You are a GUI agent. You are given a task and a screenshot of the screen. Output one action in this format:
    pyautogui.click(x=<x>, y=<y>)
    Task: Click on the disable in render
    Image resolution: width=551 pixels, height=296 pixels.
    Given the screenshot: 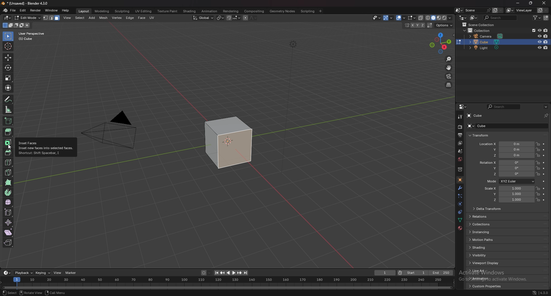 What is the action you would take?
    pyautogui.click(x=546, y=36)
    